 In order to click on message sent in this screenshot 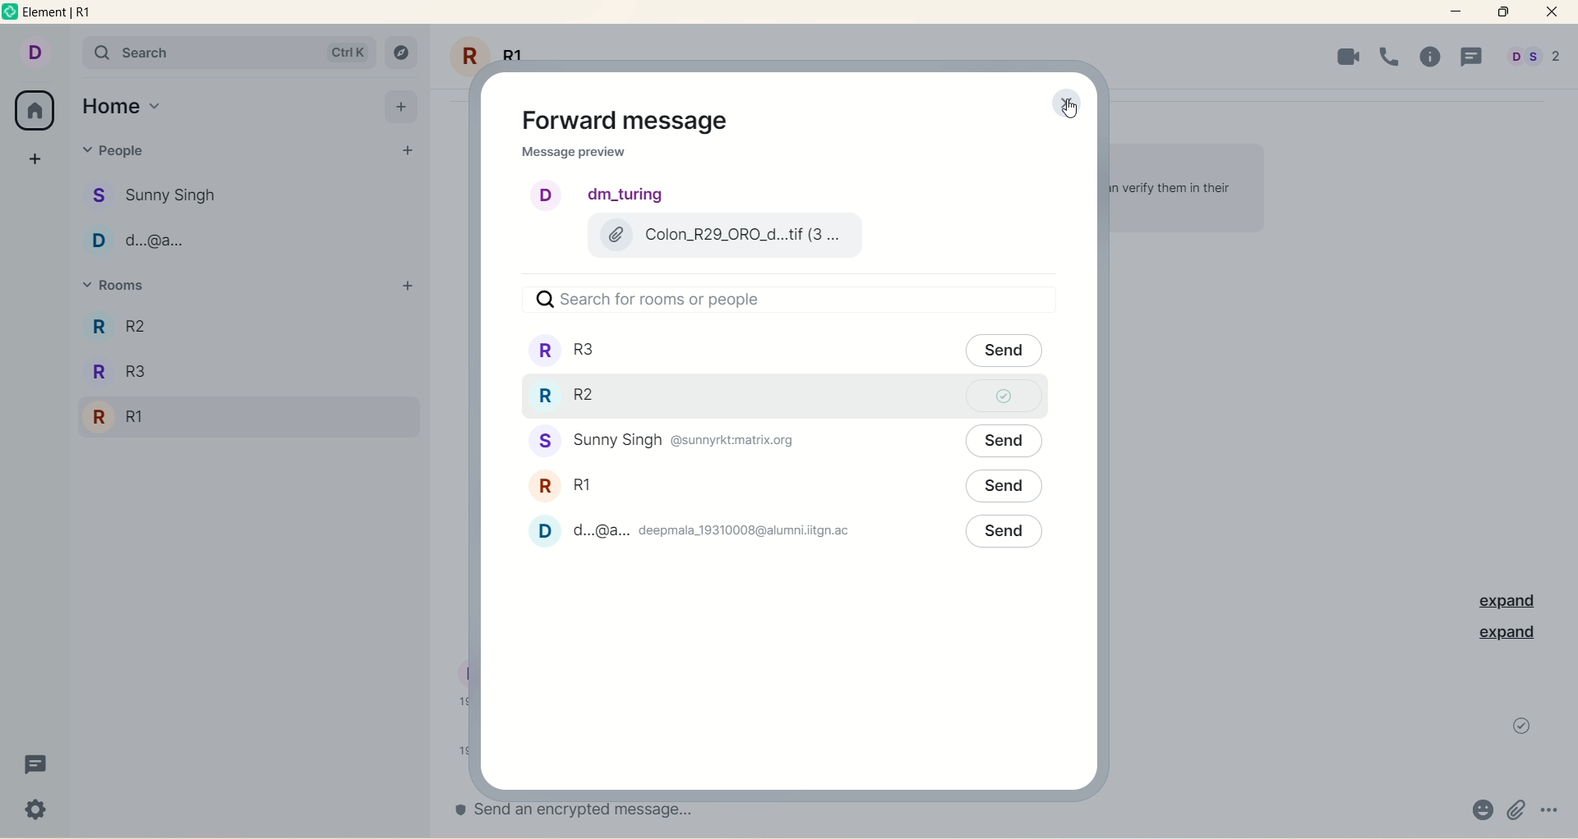, I will do `click(1522, 726)`.